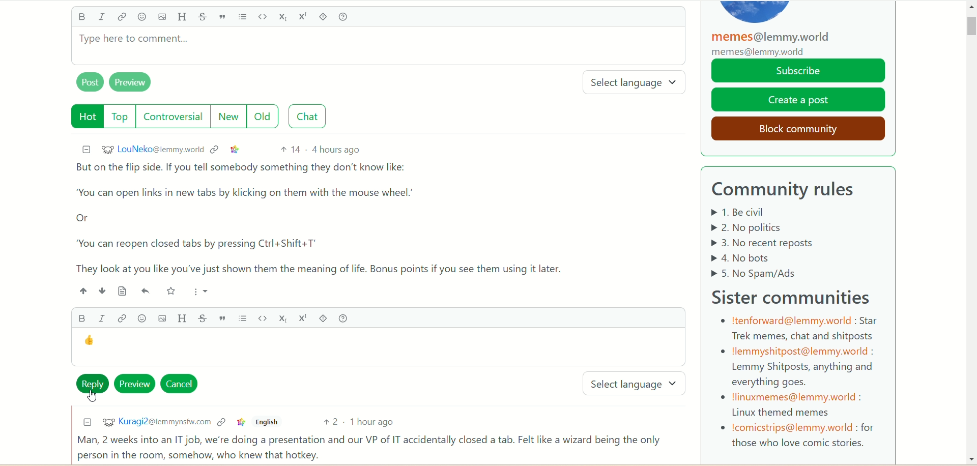  Describe the element at coordinates (799, 100) in the screenshot. I see `create a post` at that location.